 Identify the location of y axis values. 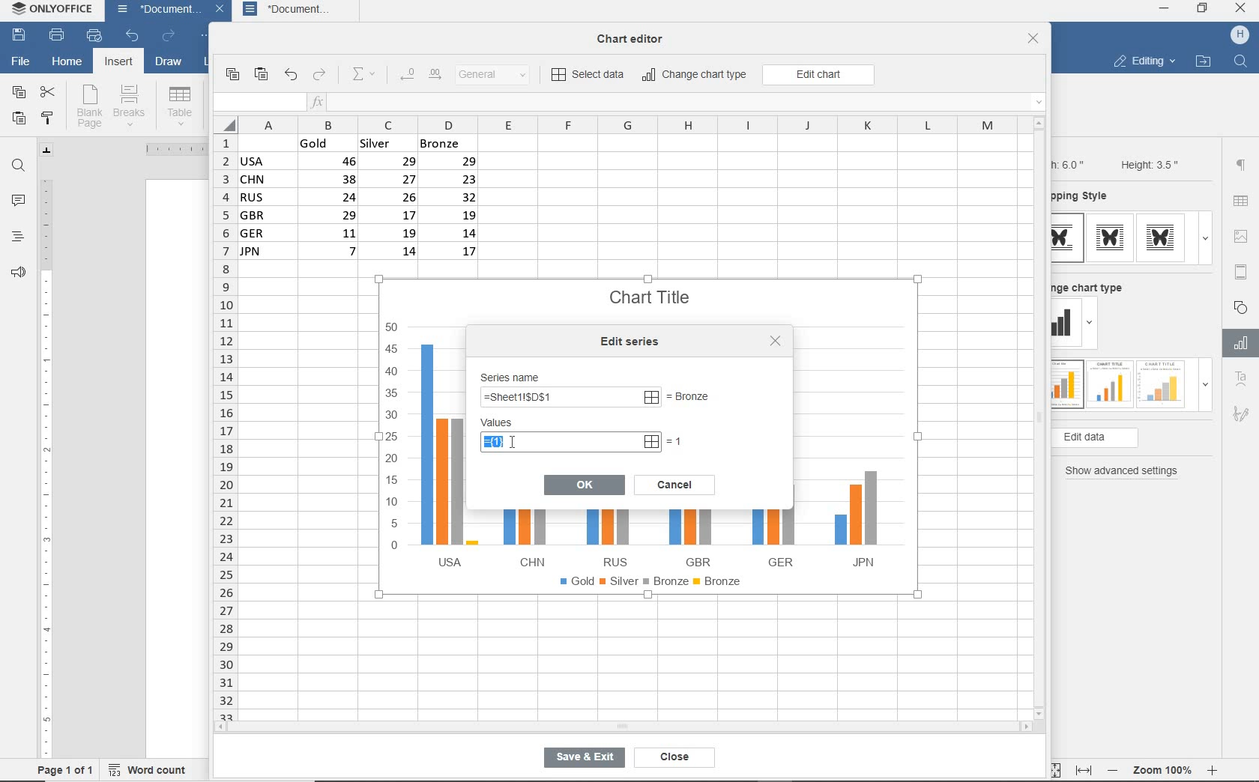
(393, 438).